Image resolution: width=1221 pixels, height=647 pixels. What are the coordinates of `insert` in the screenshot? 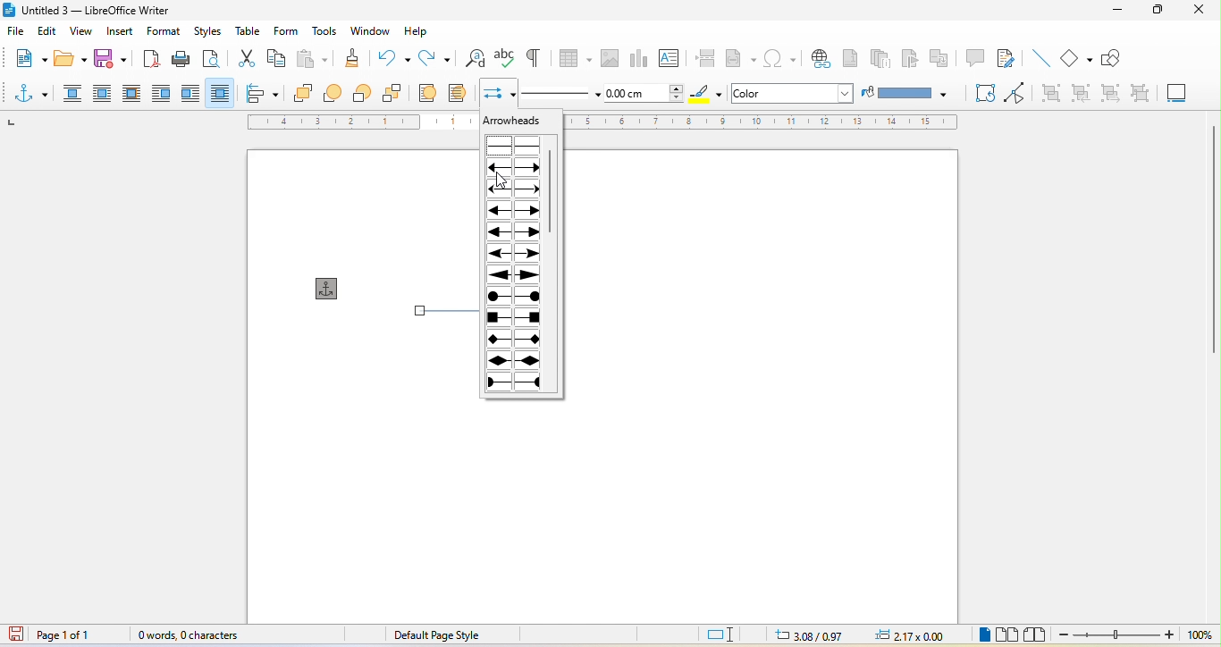 It's located at (121, 34).